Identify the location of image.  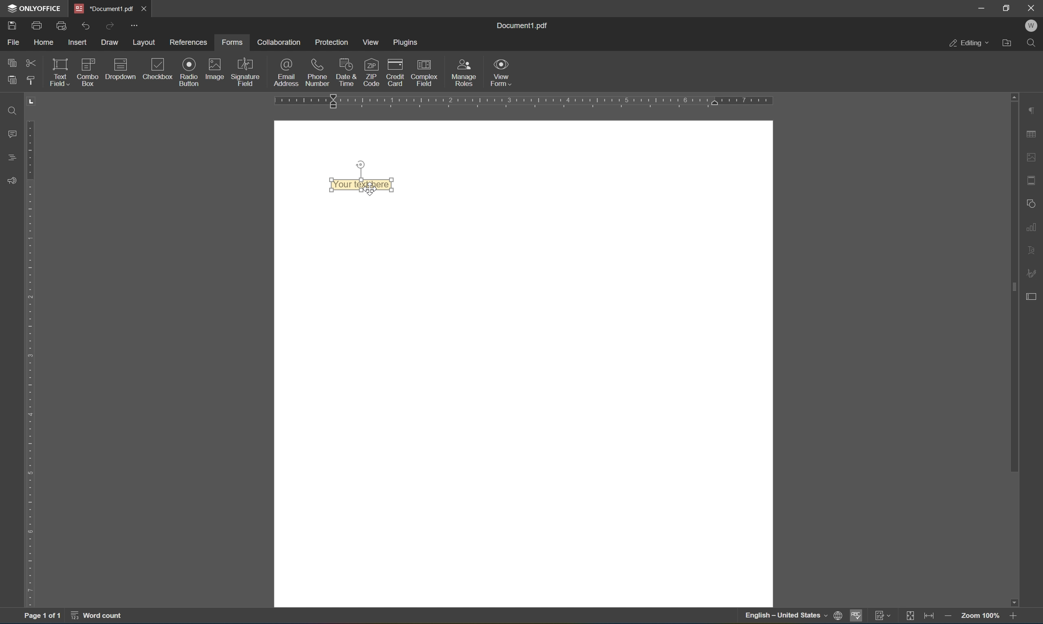
(217, 70).